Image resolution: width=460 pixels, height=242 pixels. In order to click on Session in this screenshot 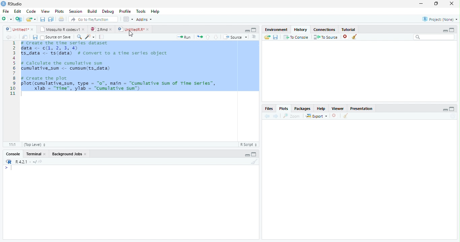, I will do `click(75, 11)`.